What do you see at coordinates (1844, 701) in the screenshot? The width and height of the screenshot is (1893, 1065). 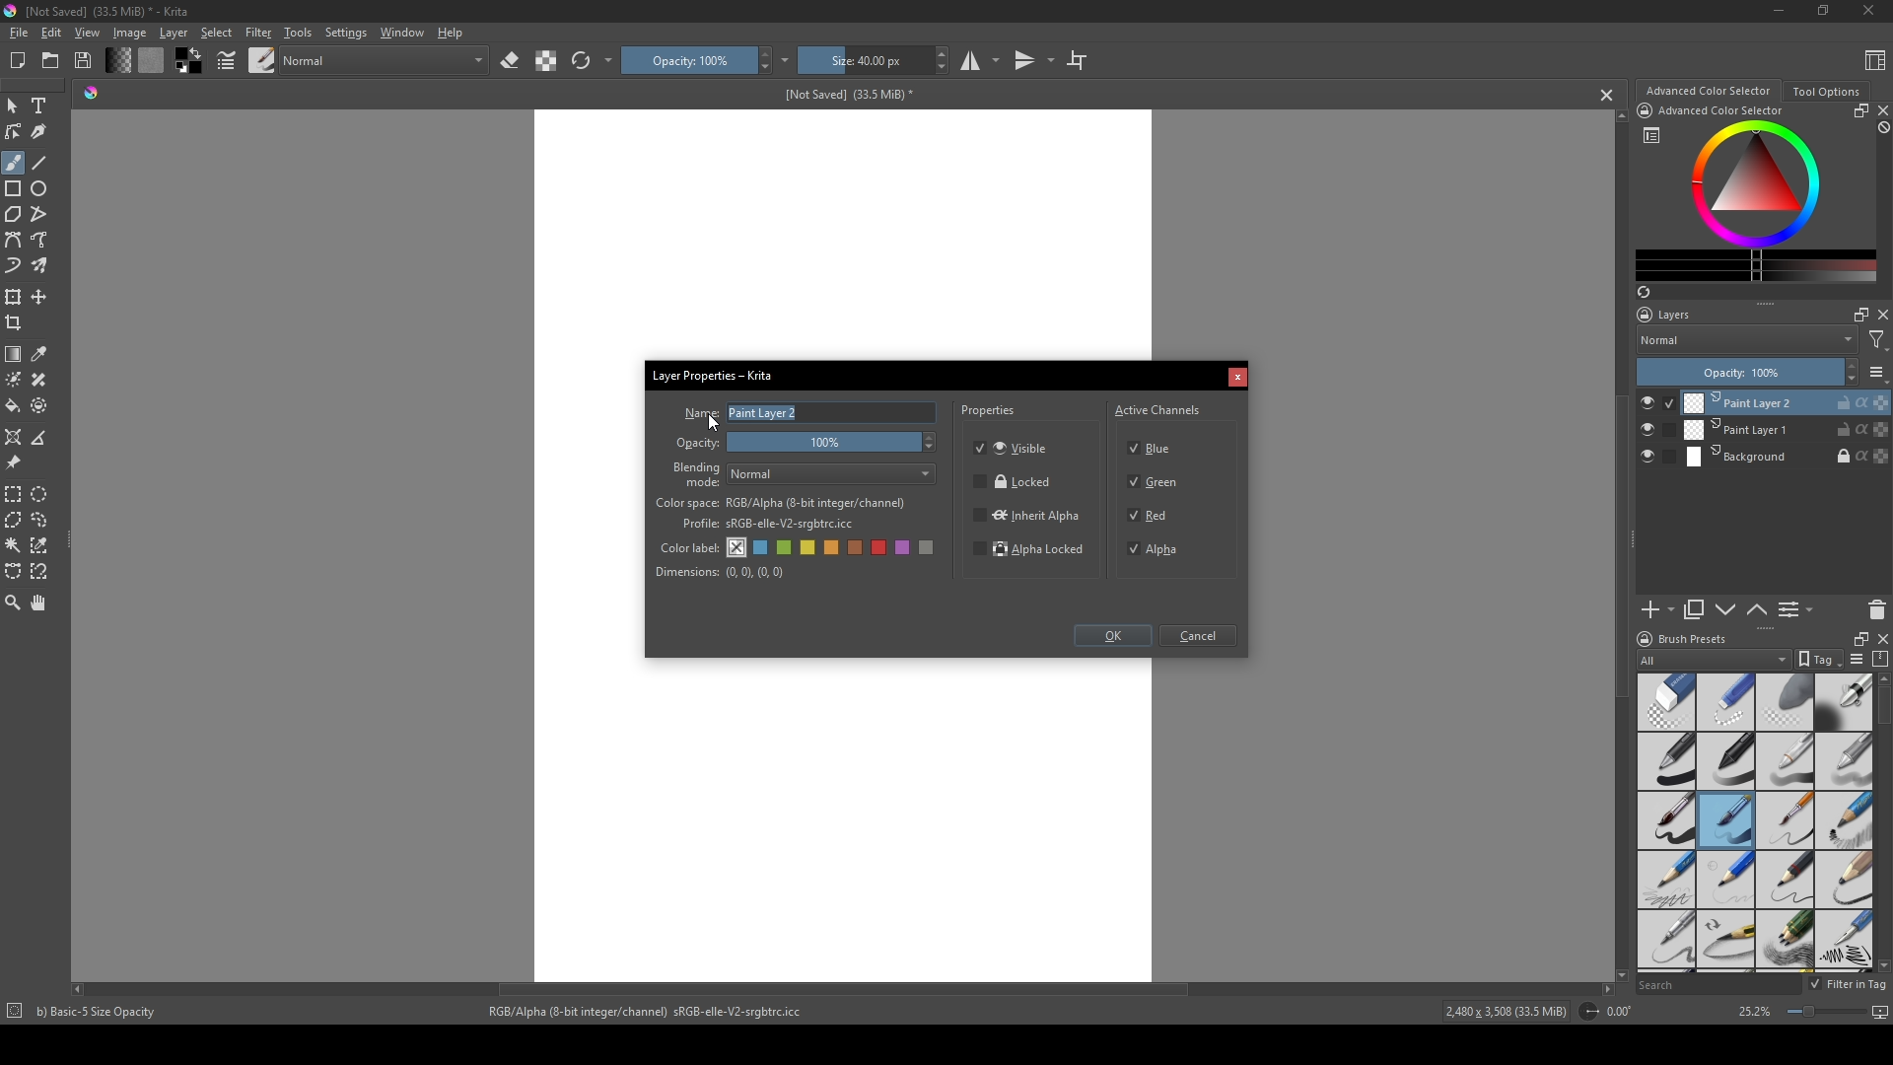 I see `blending tool` at bounding box center [1844, 701].